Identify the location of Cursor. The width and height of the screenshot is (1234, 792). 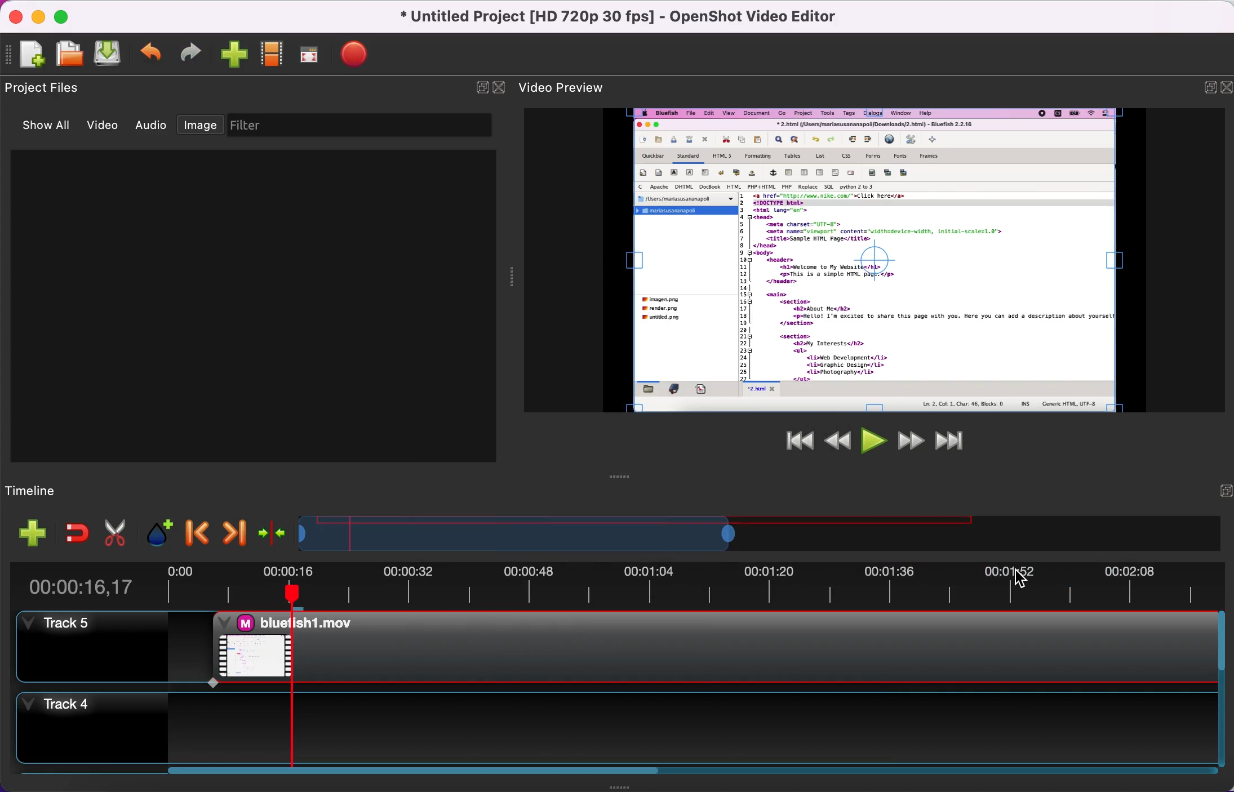
(1021, 581).